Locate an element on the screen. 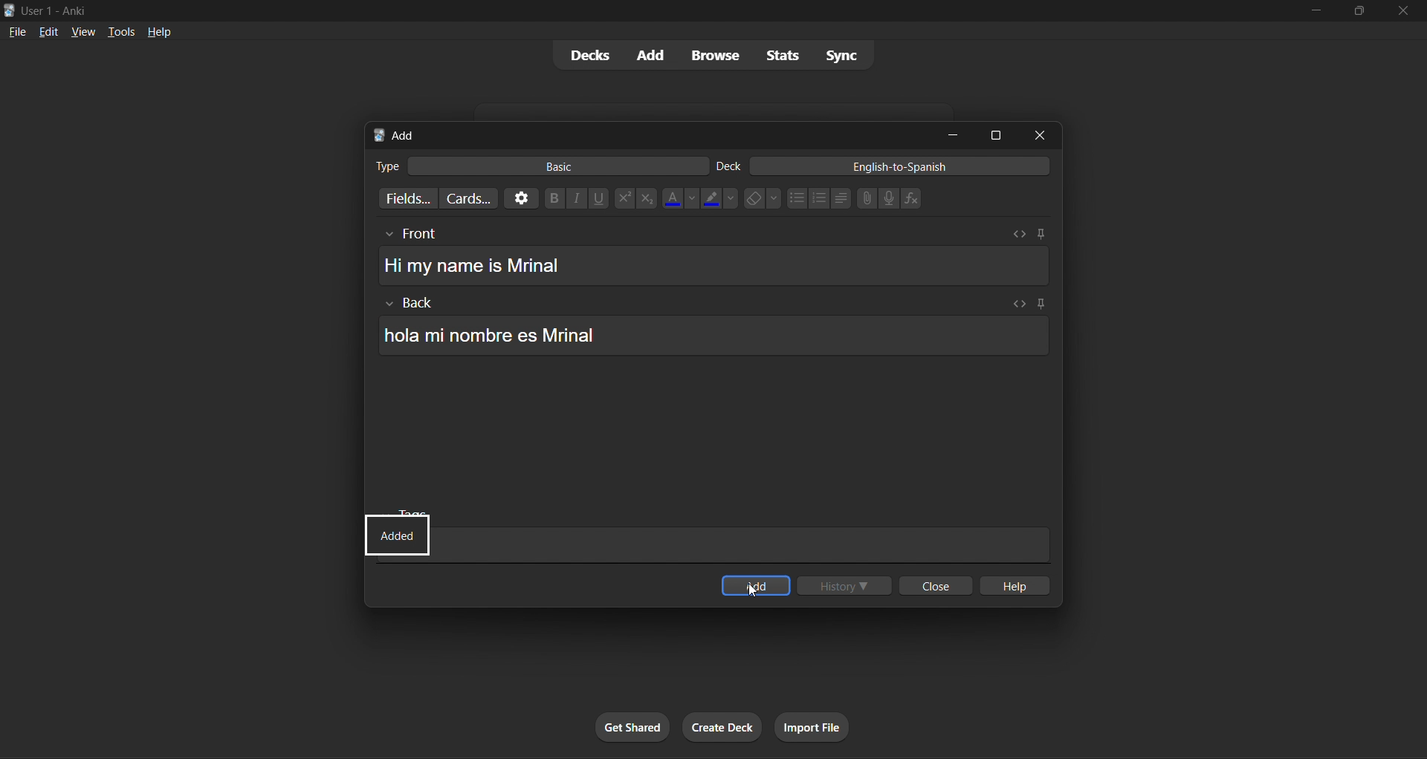 The height and width of the screenshot is (759, 1427). maximize is located at coordinates (994, 135).